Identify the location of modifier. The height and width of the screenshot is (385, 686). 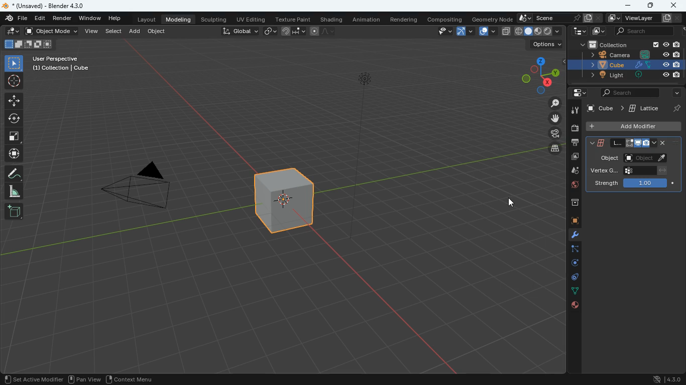
(51, 378).